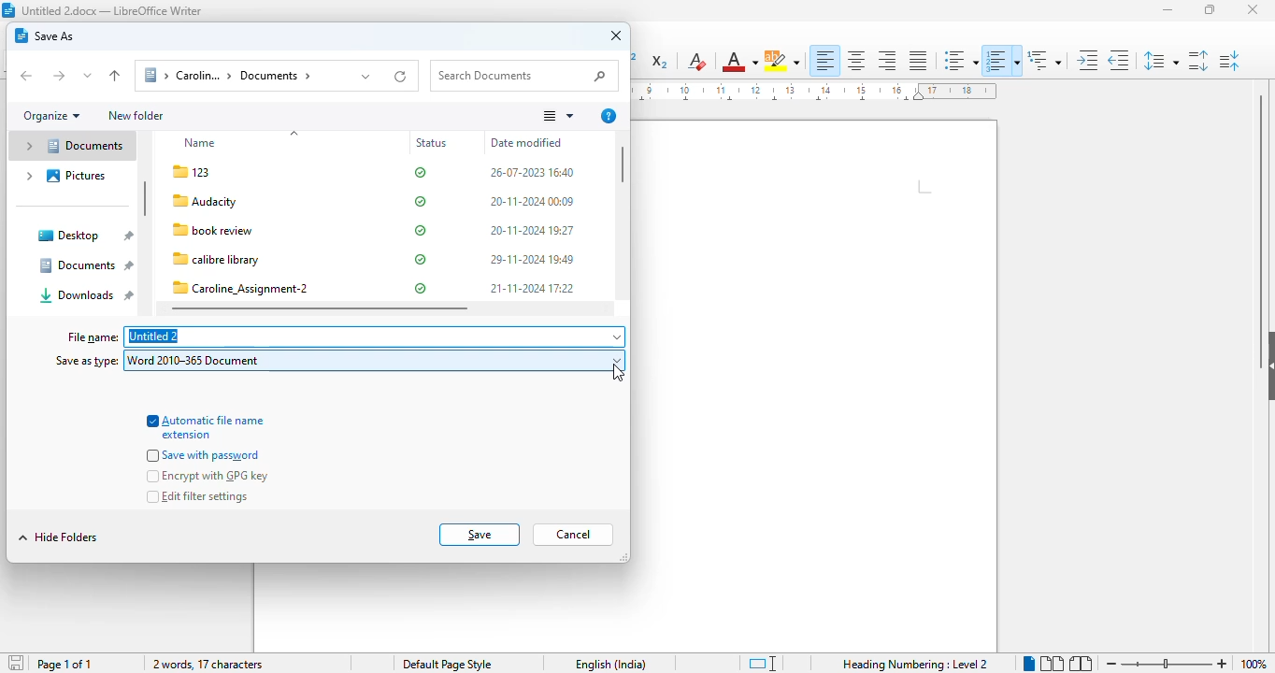  Describe the element at coordinates (421, 230) in the screenshot. I see `status` at that location.